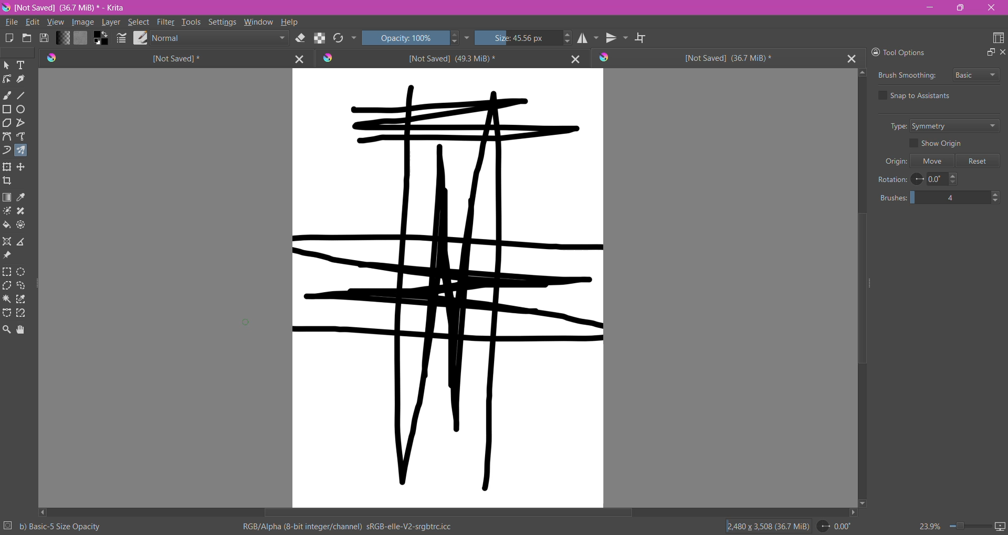  I want to click on View, so click(55, 23).